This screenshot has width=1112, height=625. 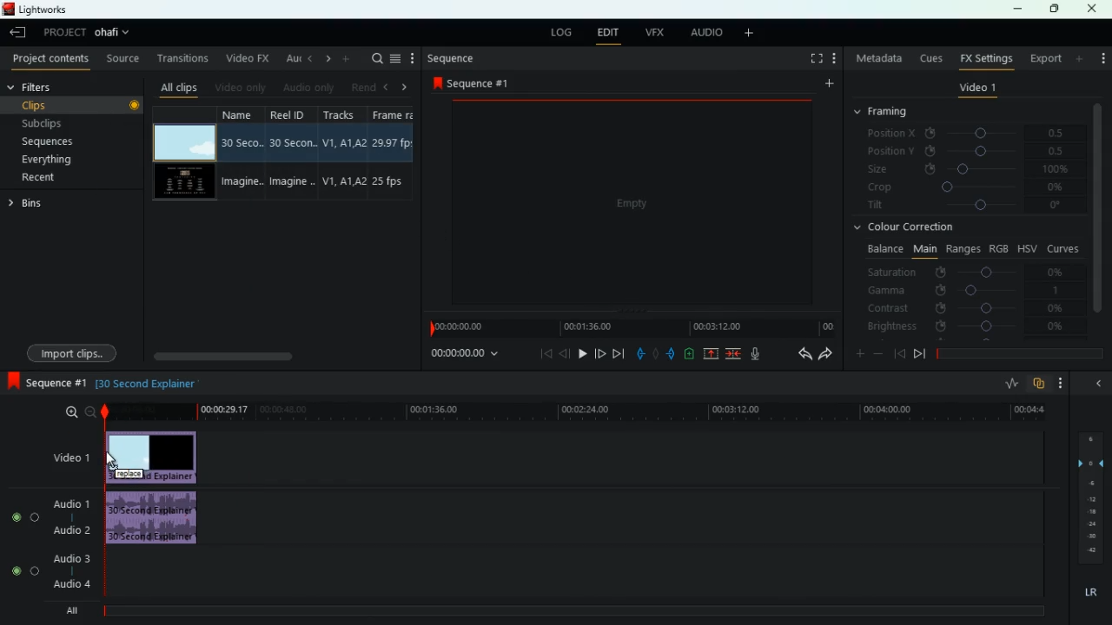 What do you see at coordinates (71, 122) in the screenshot?
I see `subclips` at bounding box center [71, 122].